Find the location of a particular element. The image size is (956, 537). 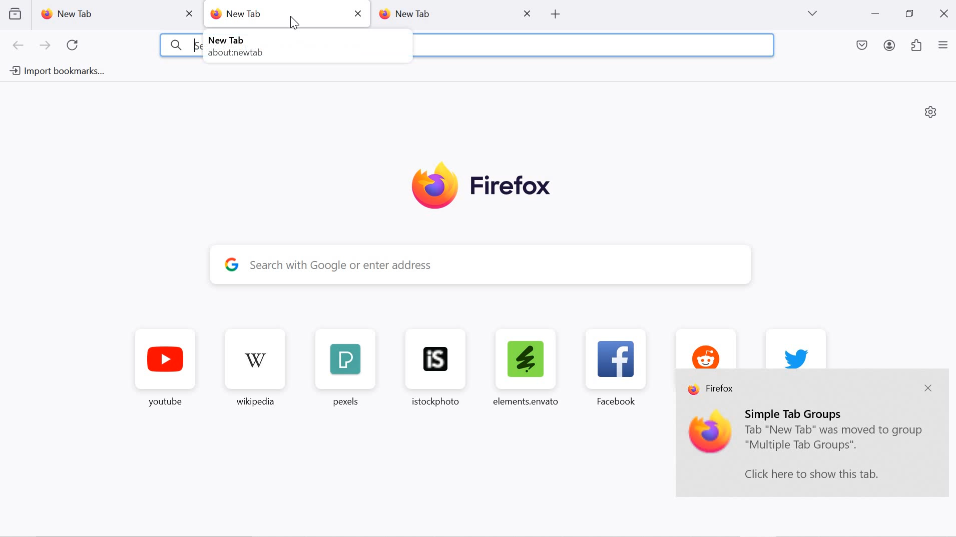

minimize is located at coordinates (875, 14).